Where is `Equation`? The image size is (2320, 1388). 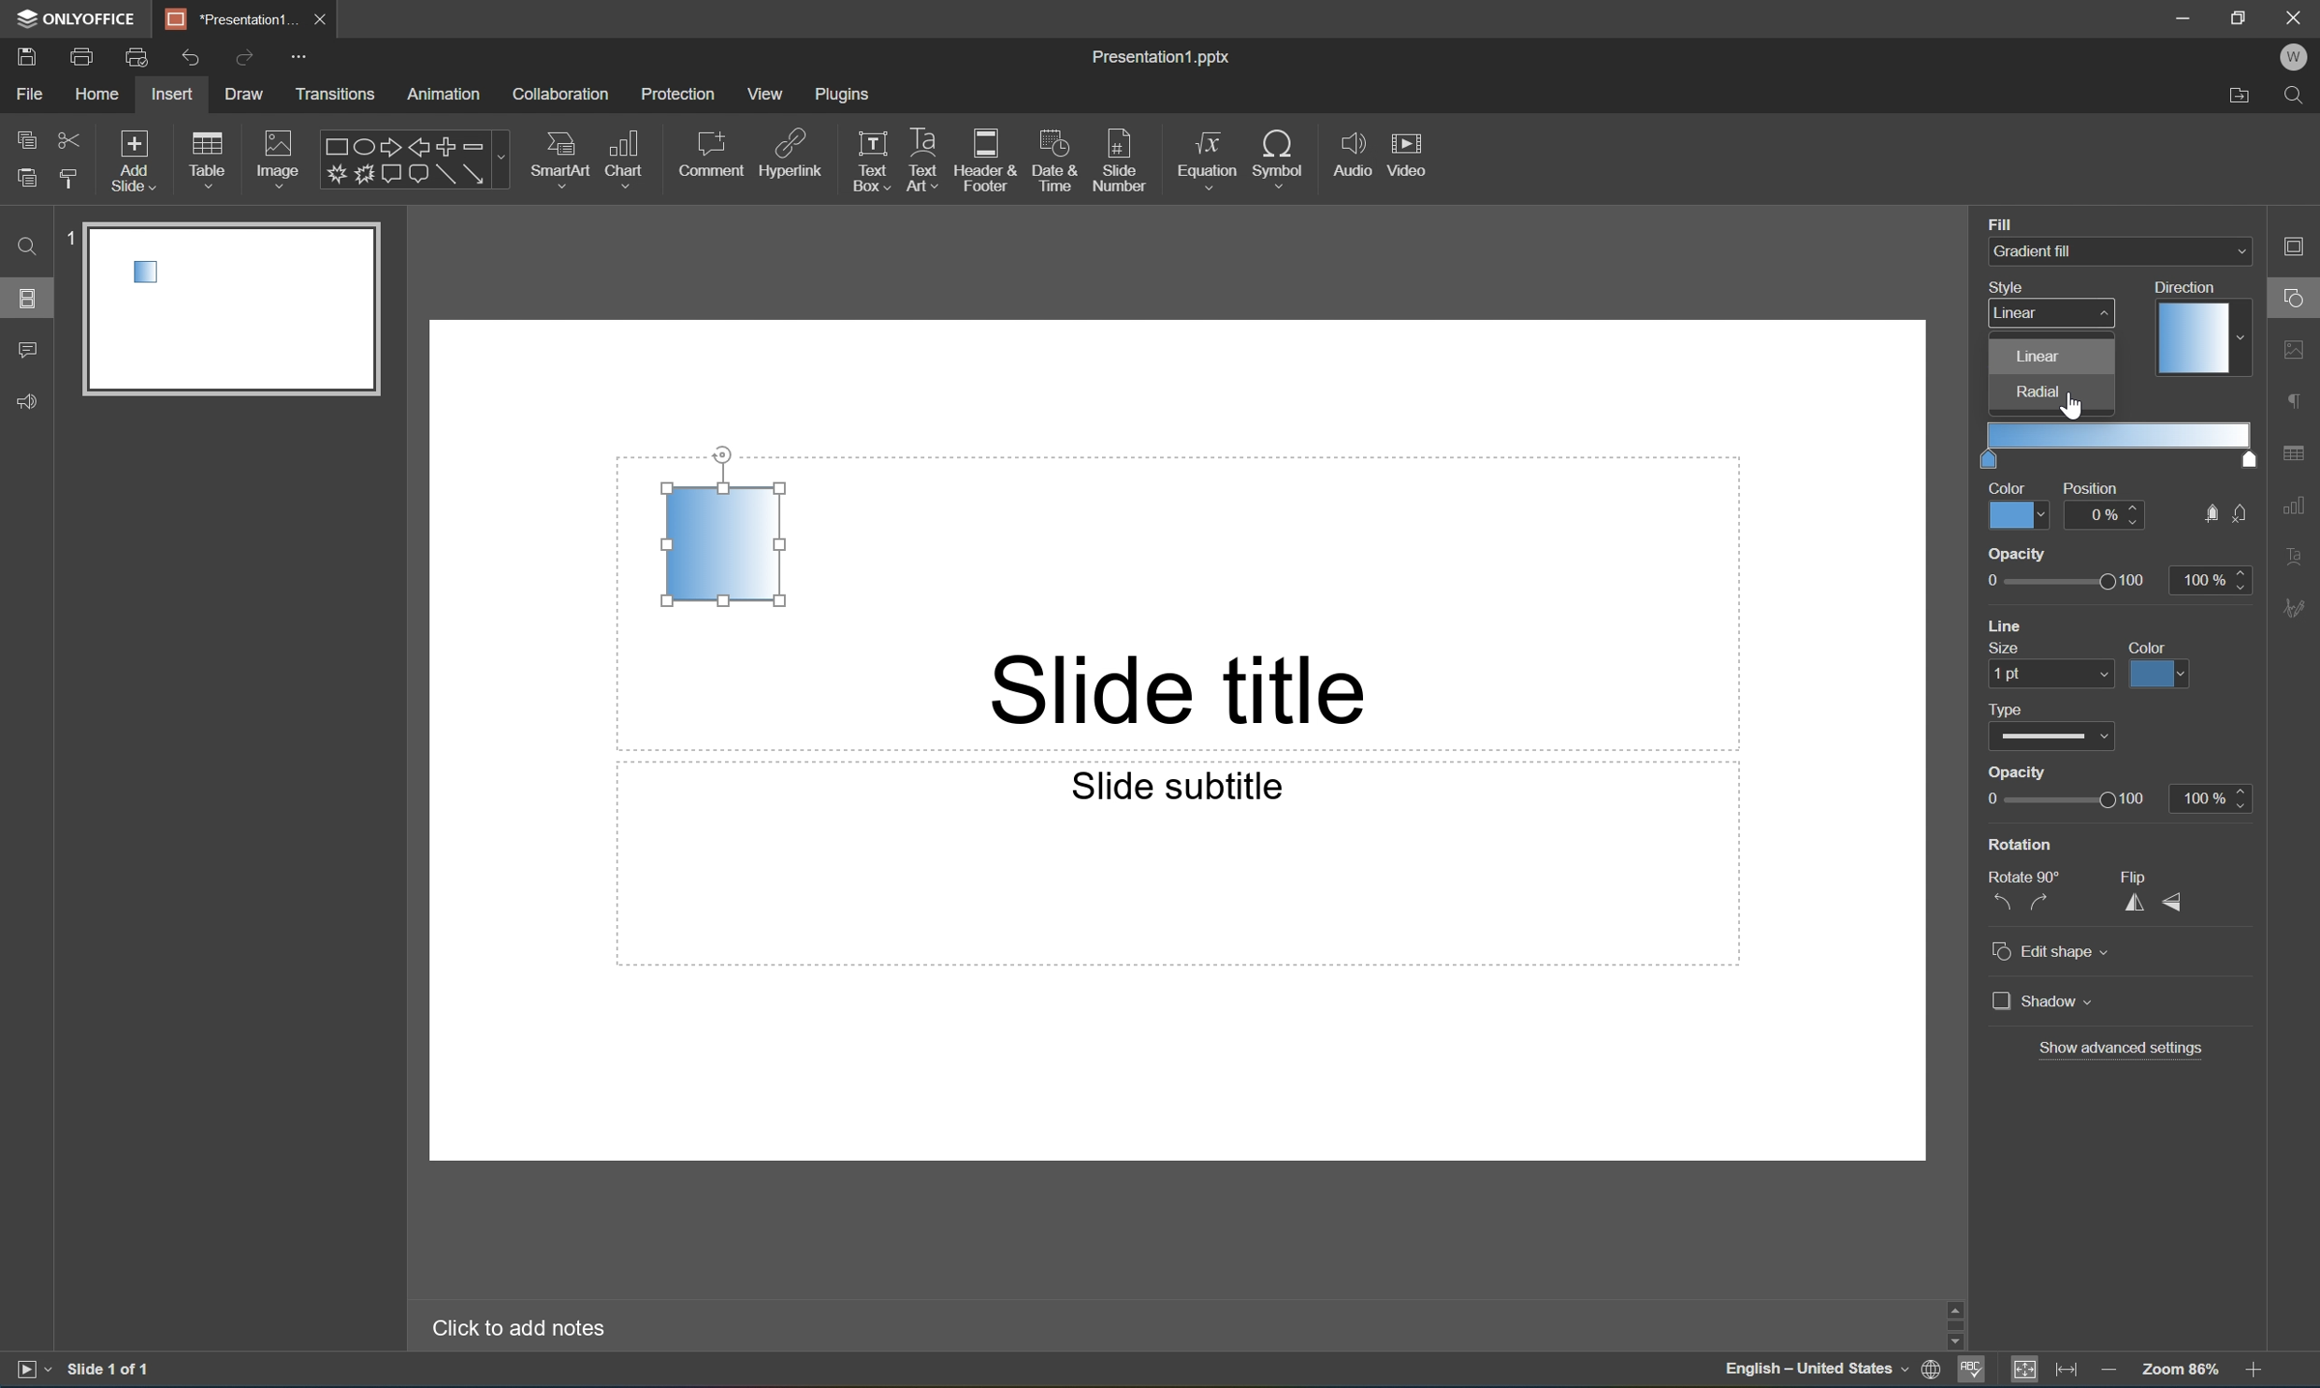 Equation is located at coordinates (1208, 153).